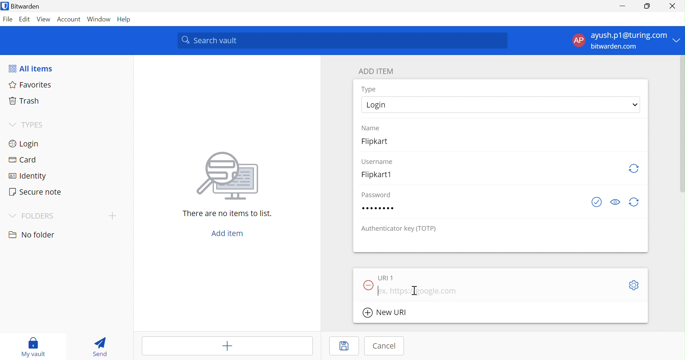 This screenshot has width=685, height=360. What do you see at coordinates (23, 19) in the screenshot?
I see `Edit` at bounding box center [23, 19].